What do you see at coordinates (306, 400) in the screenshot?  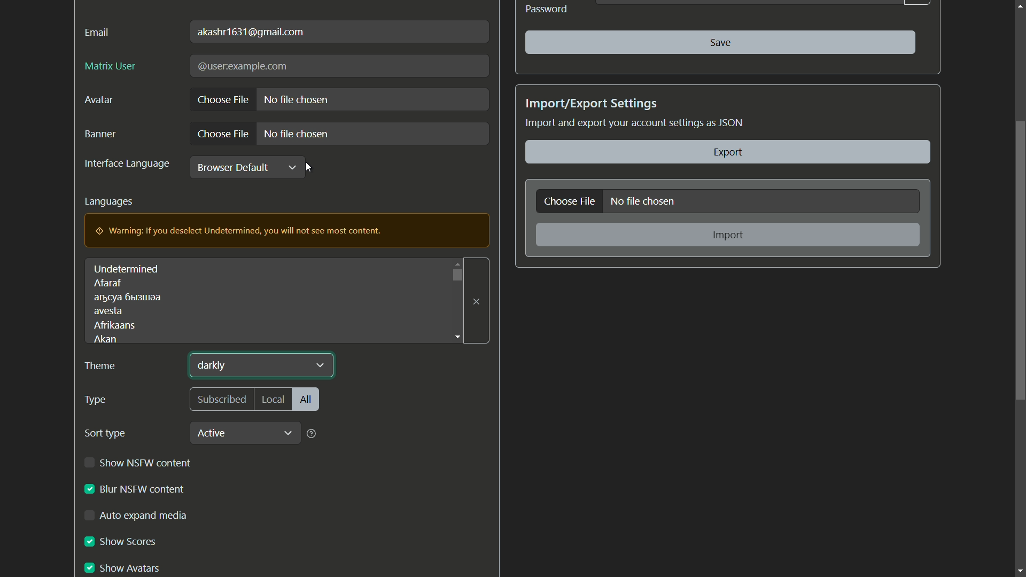 I see `all` at bounding box center [306, 400].